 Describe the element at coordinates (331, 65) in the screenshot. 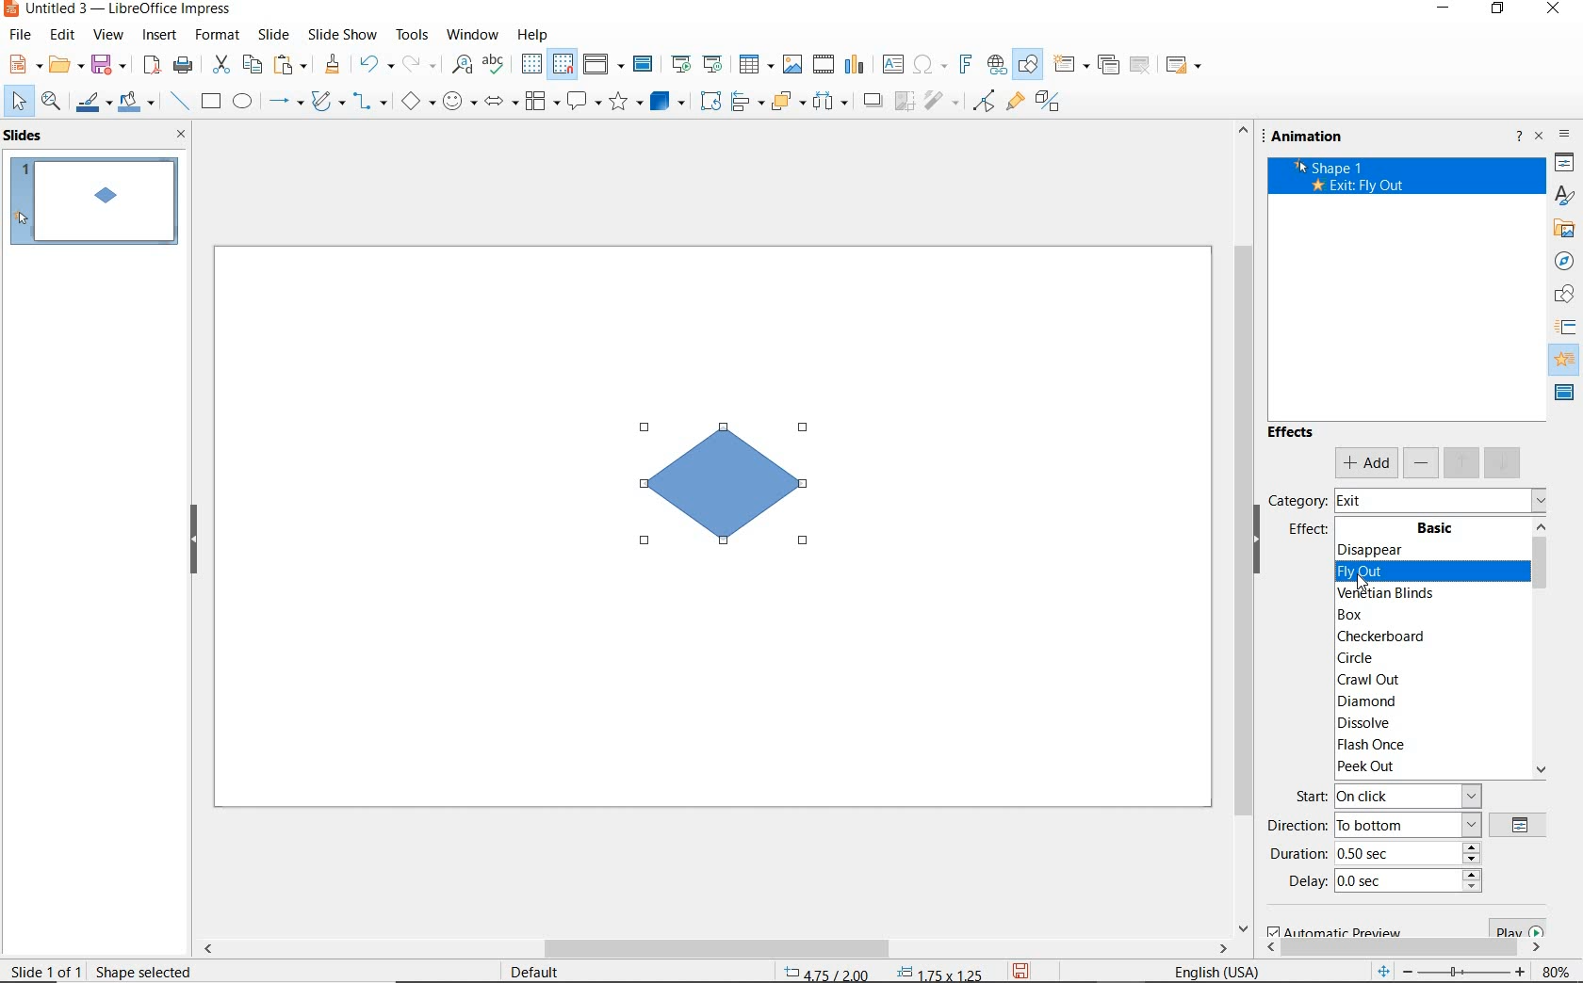

I see `clone formatting` at that location.